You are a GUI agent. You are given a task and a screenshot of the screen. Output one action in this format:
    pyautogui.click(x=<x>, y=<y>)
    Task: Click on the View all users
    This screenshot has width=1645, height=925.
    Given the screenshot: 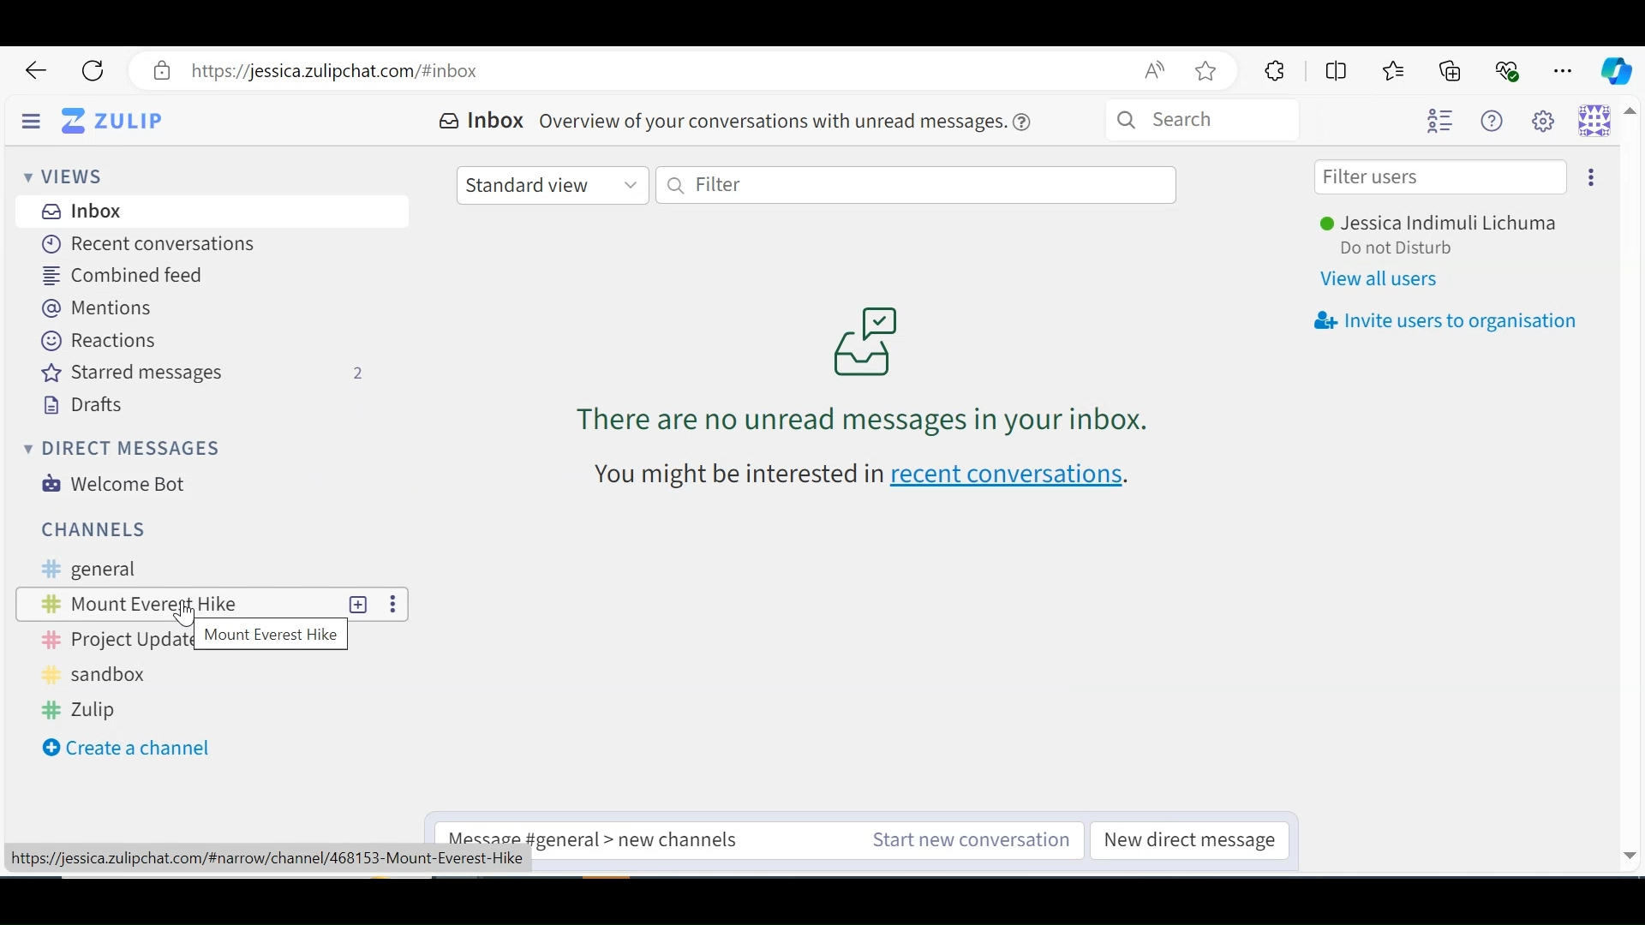 What is the action you would take?
    pyautogui.click(x=1385, y=279)
    